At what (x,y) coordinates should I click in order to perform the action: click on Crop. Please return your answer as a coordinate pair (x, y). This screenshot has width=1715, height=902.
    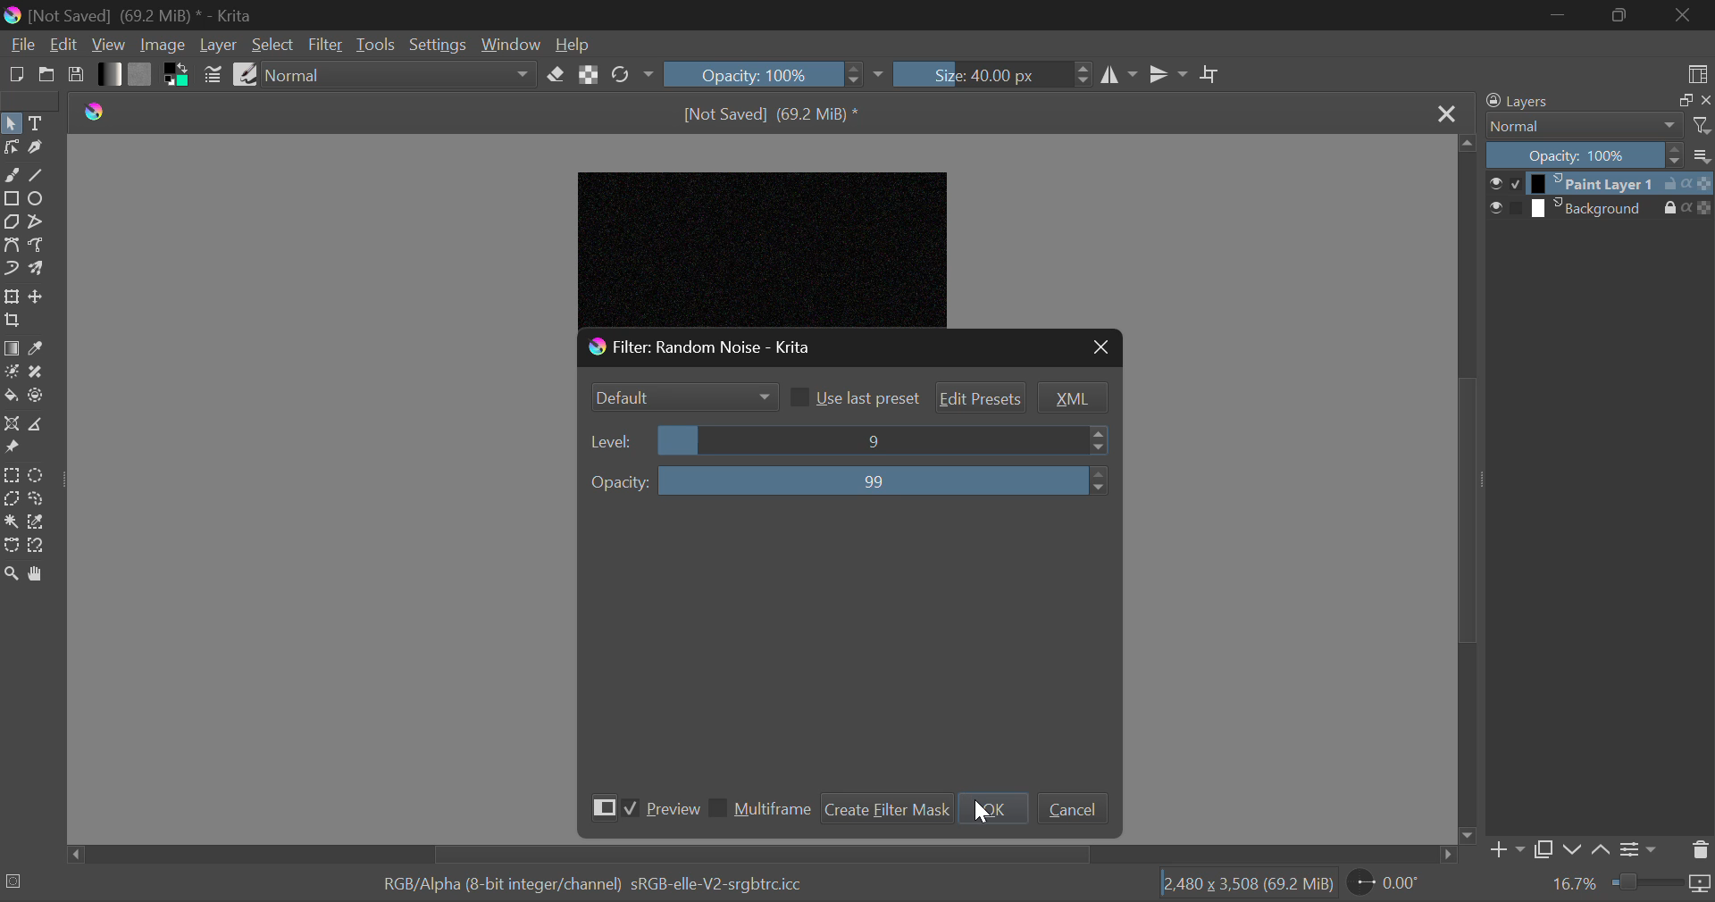
    Looking at the image, I should click on (1210, 75).